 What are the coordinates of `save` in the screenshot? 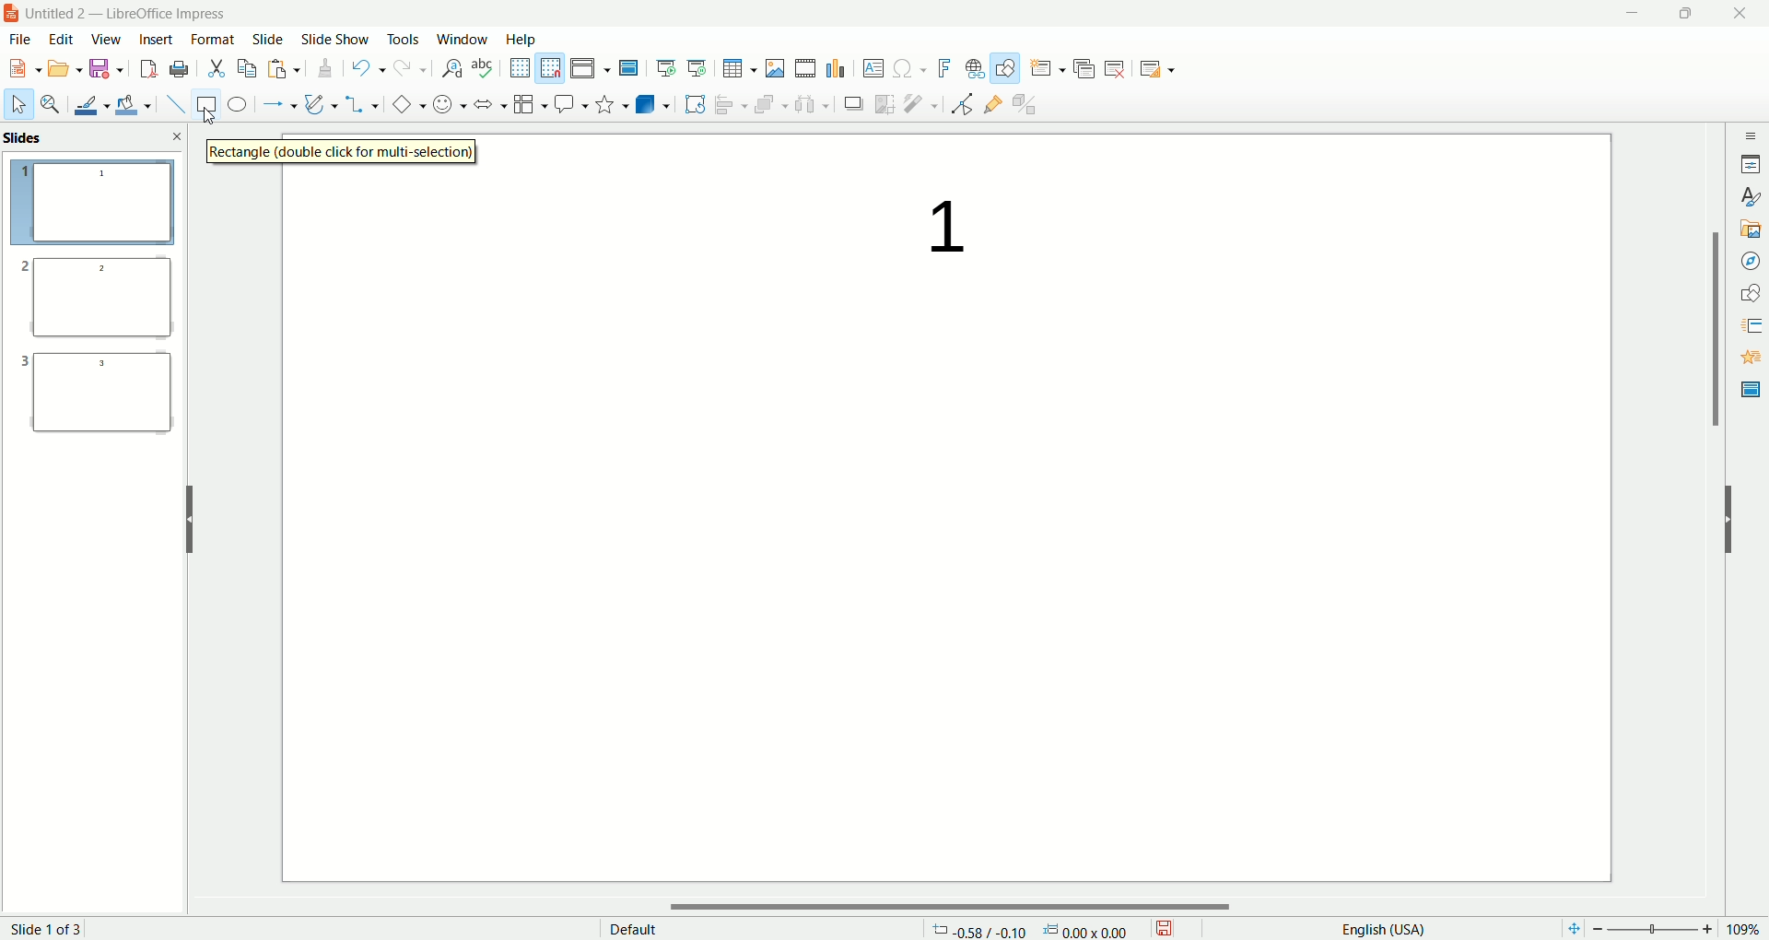 It's located at (106, 70).